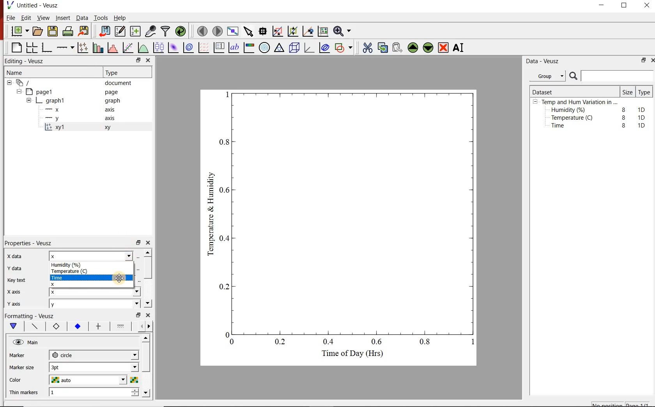 The image size is (655, 407). What do you see at coordinates (135, 396) in the screenshot?
I see `decrease` at bounding box center [135, 396].